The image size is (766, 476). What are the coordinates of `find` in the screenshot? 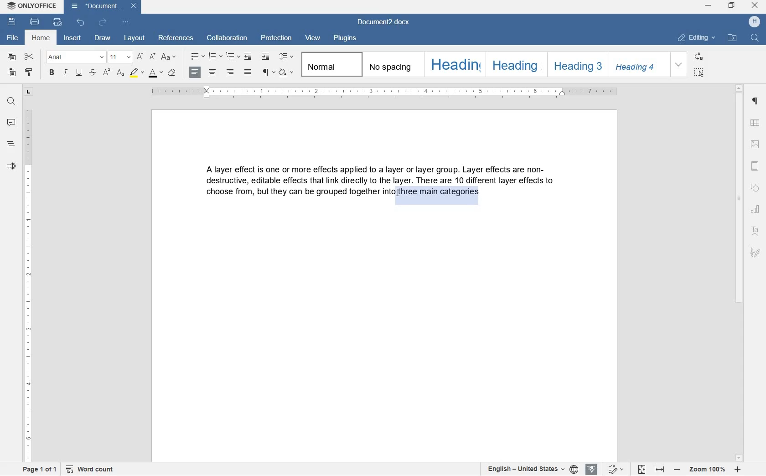 It's located at (754, 38).